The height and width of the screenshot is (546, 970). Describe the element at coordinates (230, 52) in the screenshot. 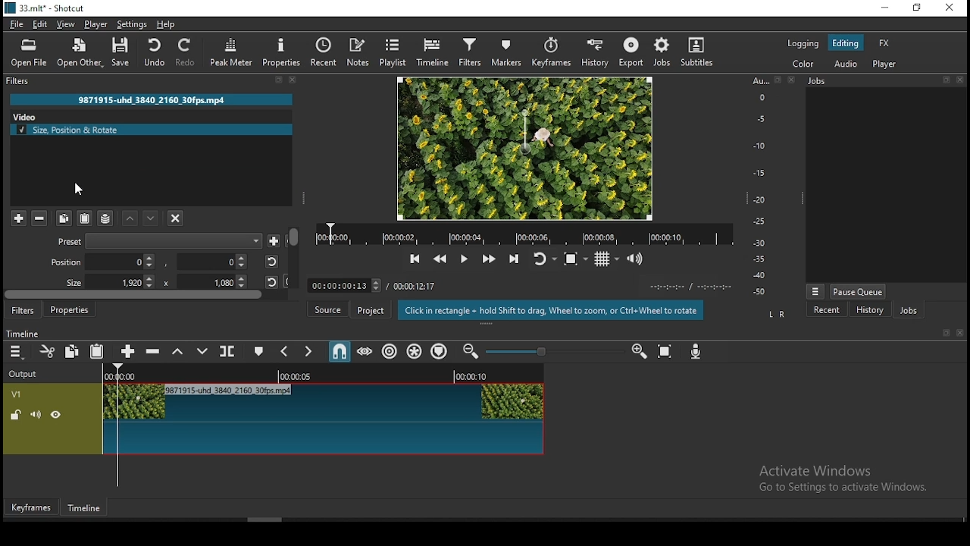

I see `peak meter` at that location.